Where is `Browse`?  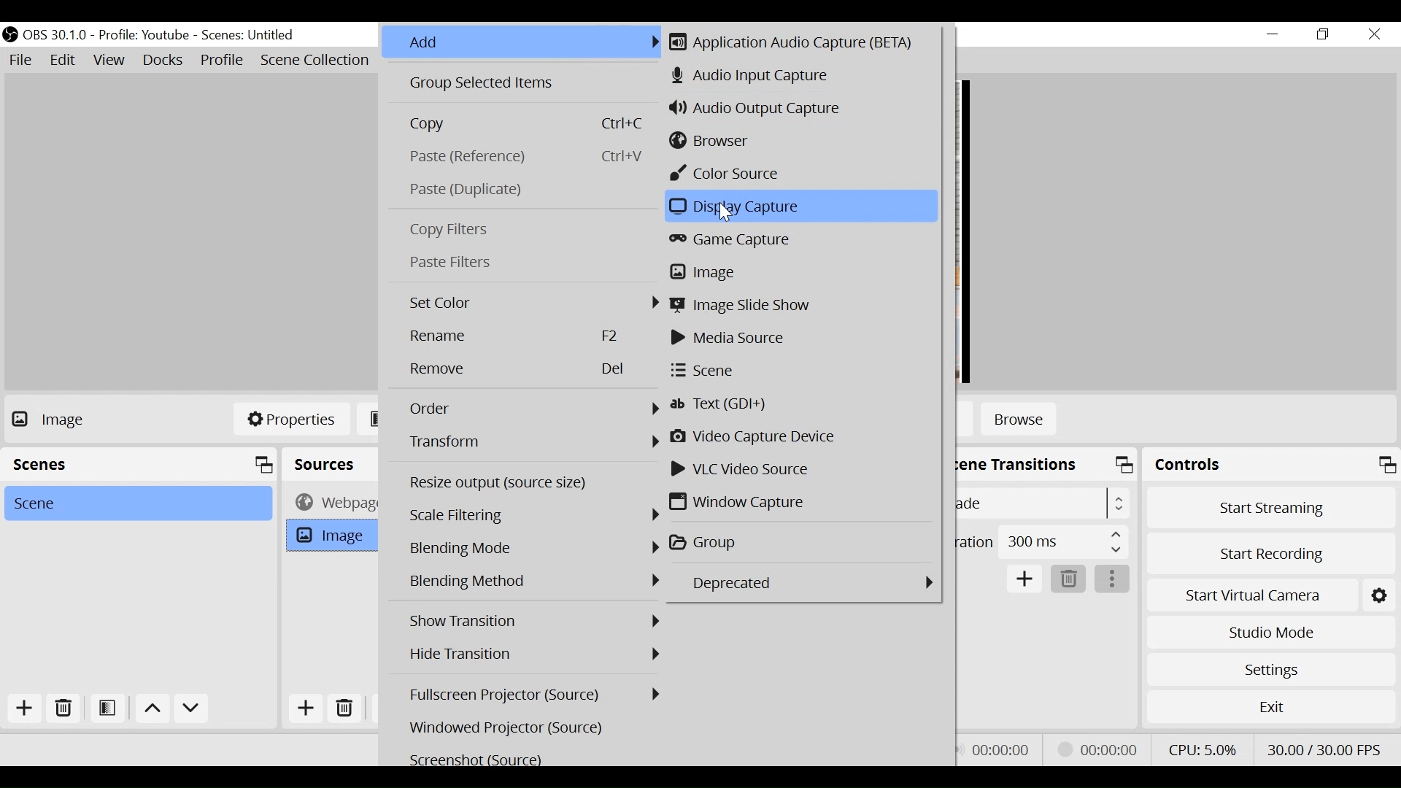
Browse is located at coordinates (1019, 421).